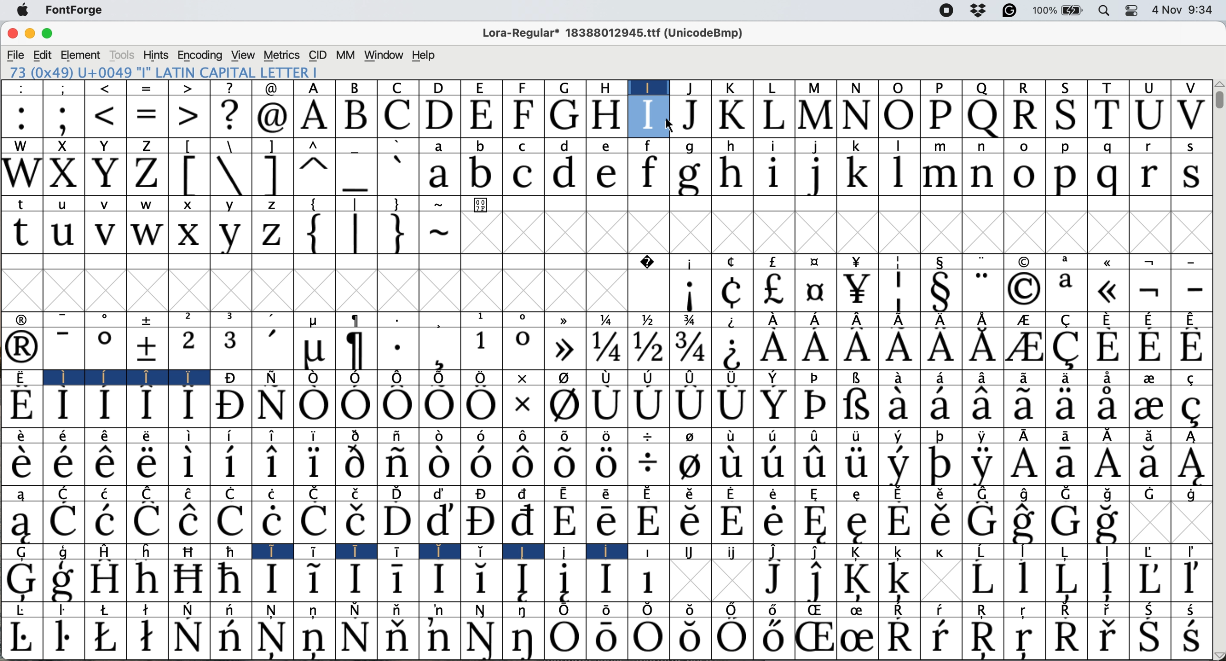 The height and width of the screenshot is (661, 1226). I want to click on [, so click(189, 175).